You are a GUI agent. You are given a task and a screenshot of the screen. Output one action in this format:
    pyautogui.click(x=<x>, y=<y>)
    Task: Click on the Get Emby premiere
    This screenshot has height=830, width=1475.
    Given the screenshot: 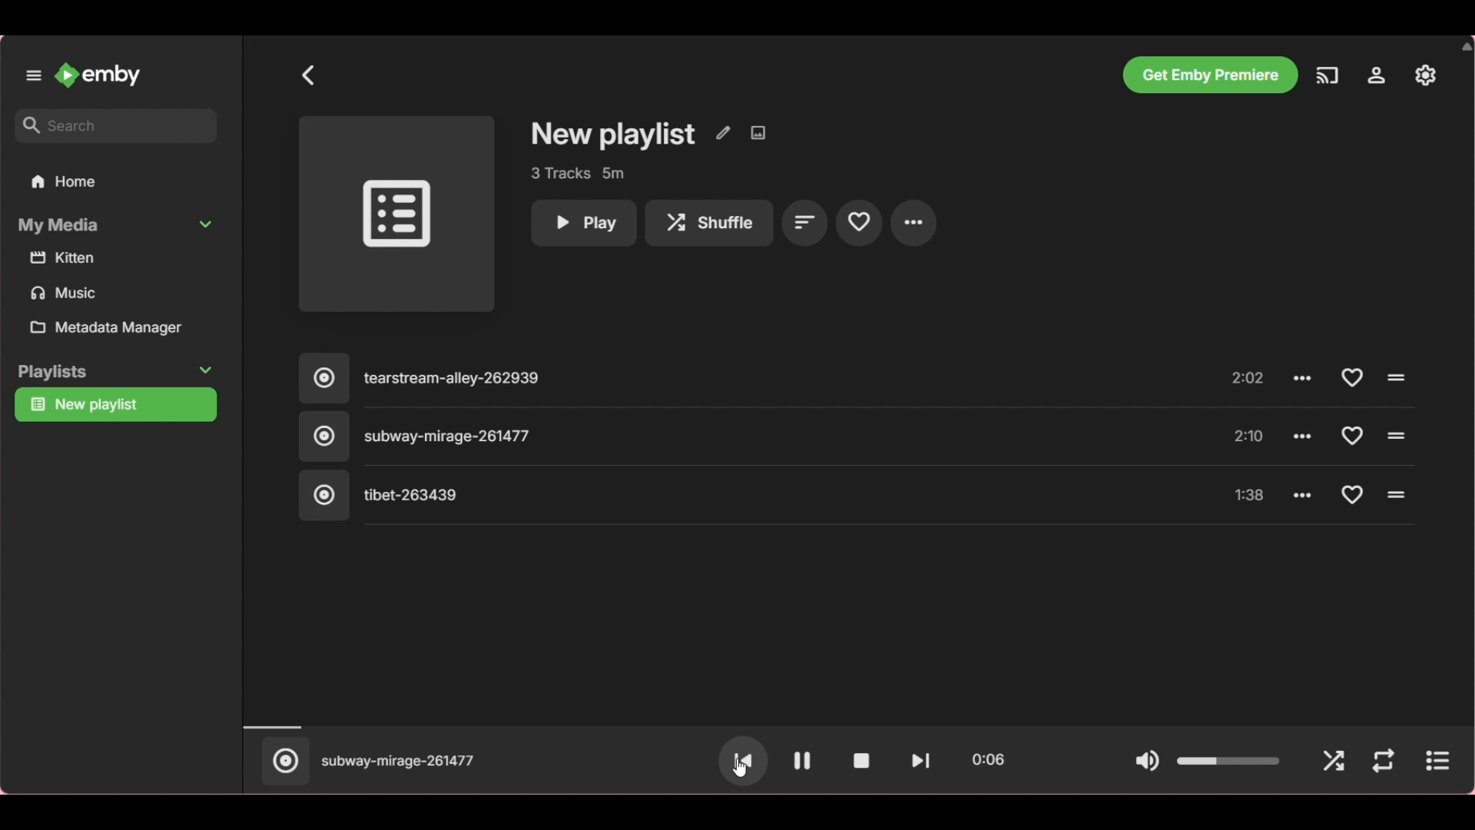 What is the action you would take?
    pyautogui.click(x=1209, y=75)
    